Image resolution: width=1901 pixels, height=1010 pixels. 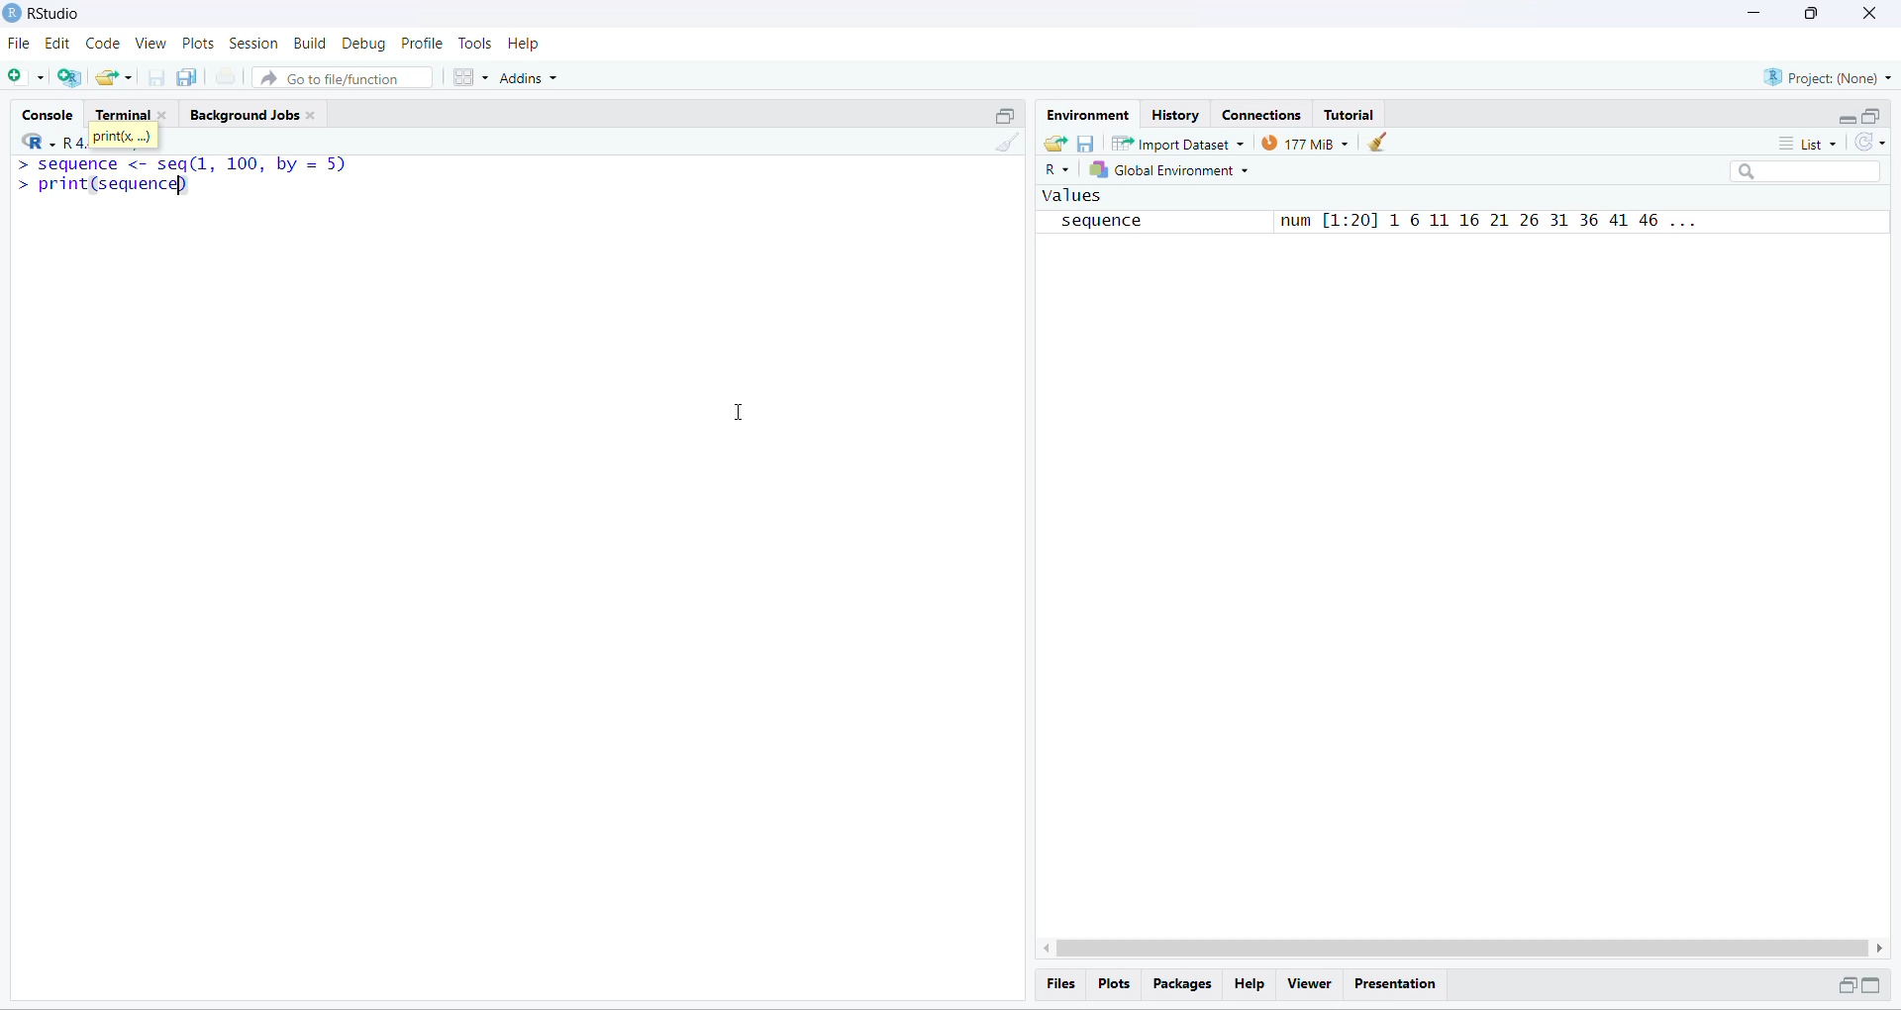 What do you see at coordinates (150, 43) in the screenshot?
I see `view` at bounding box center [150, 43].